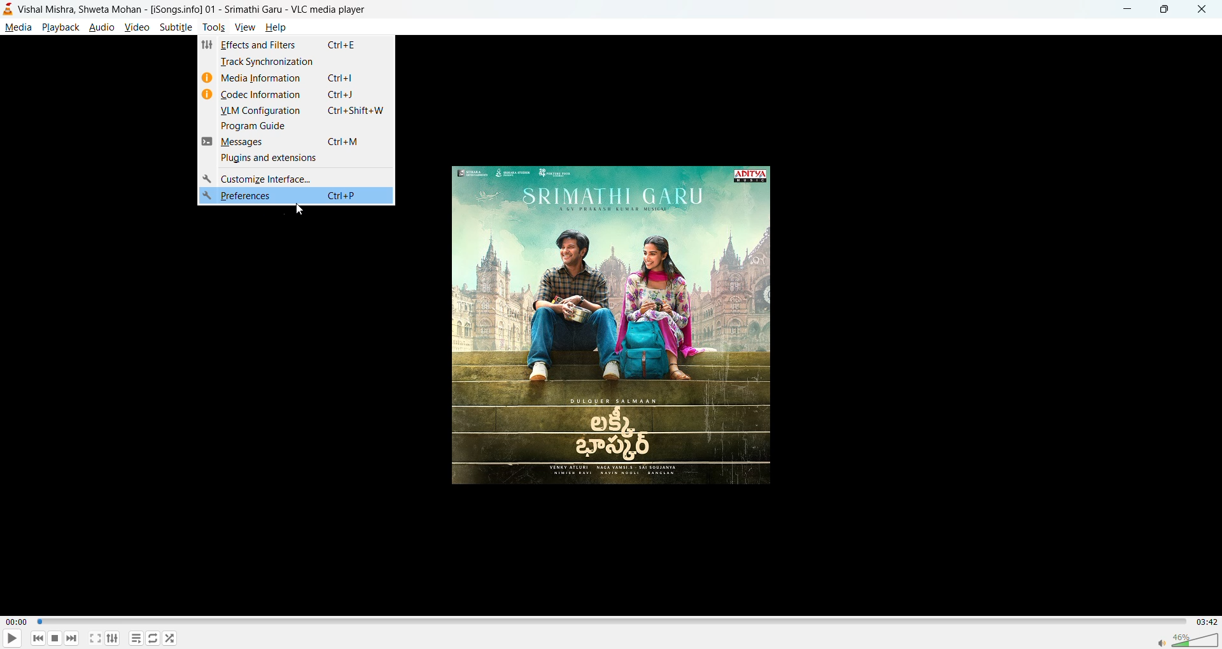 The width and height of the screenshot is (1222, 649). Describe the element at coordinates (267, 158) in the screenshot. I see `plugins and extensions` at that location.